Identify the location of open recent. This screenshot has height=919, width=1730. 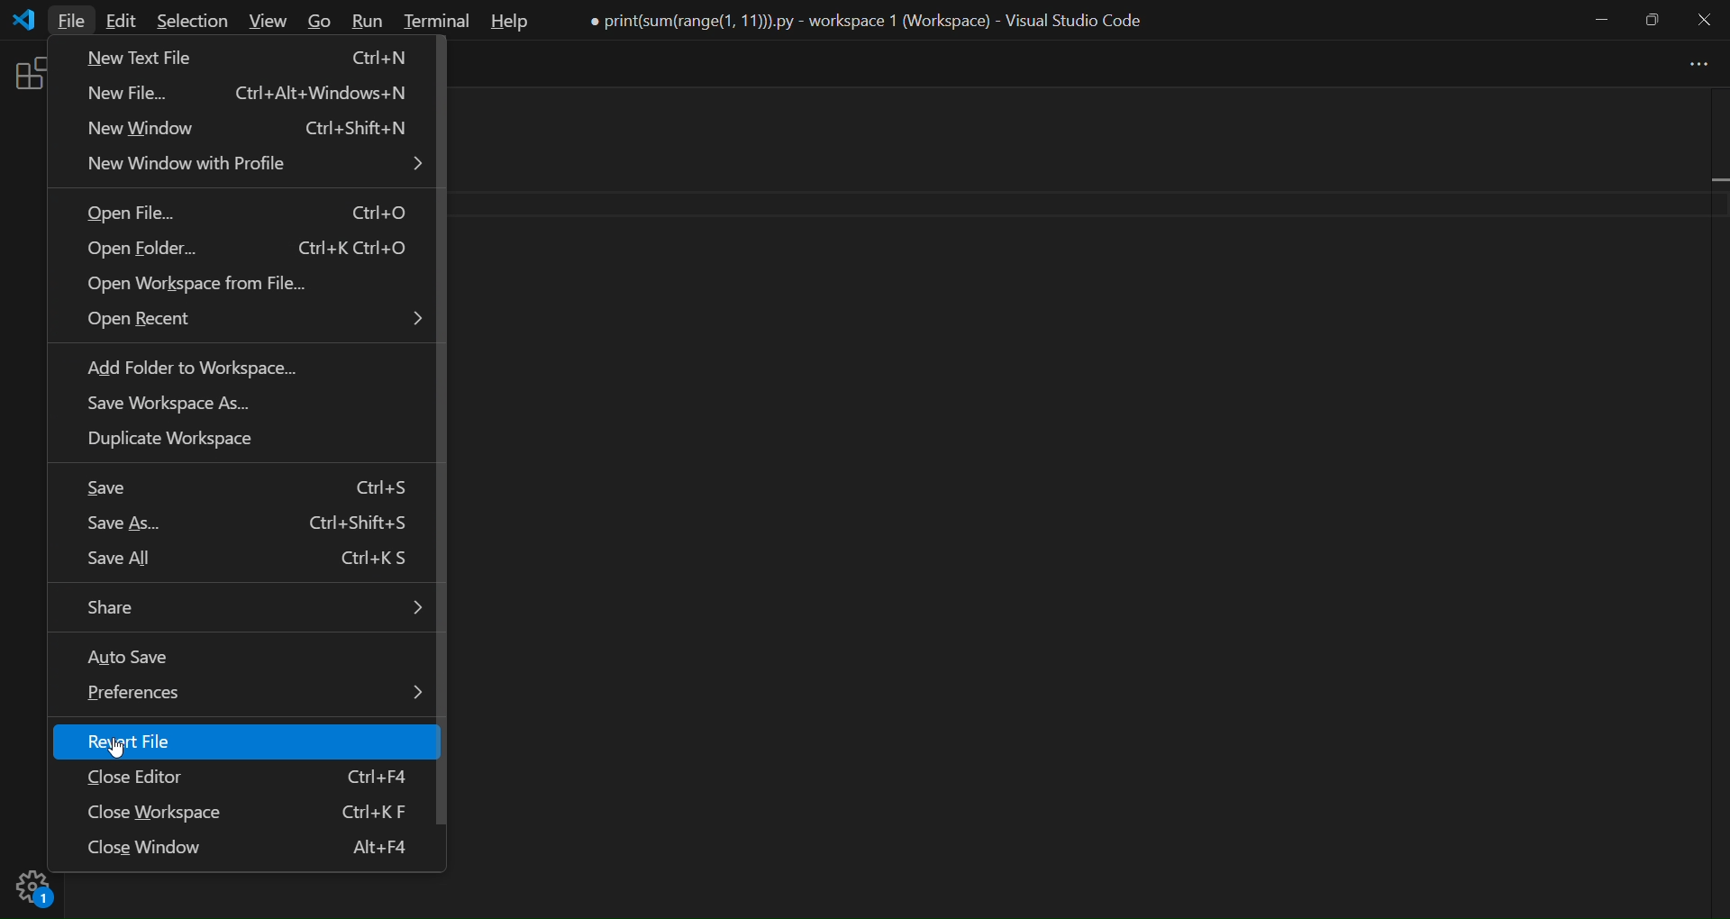
(256, 323).